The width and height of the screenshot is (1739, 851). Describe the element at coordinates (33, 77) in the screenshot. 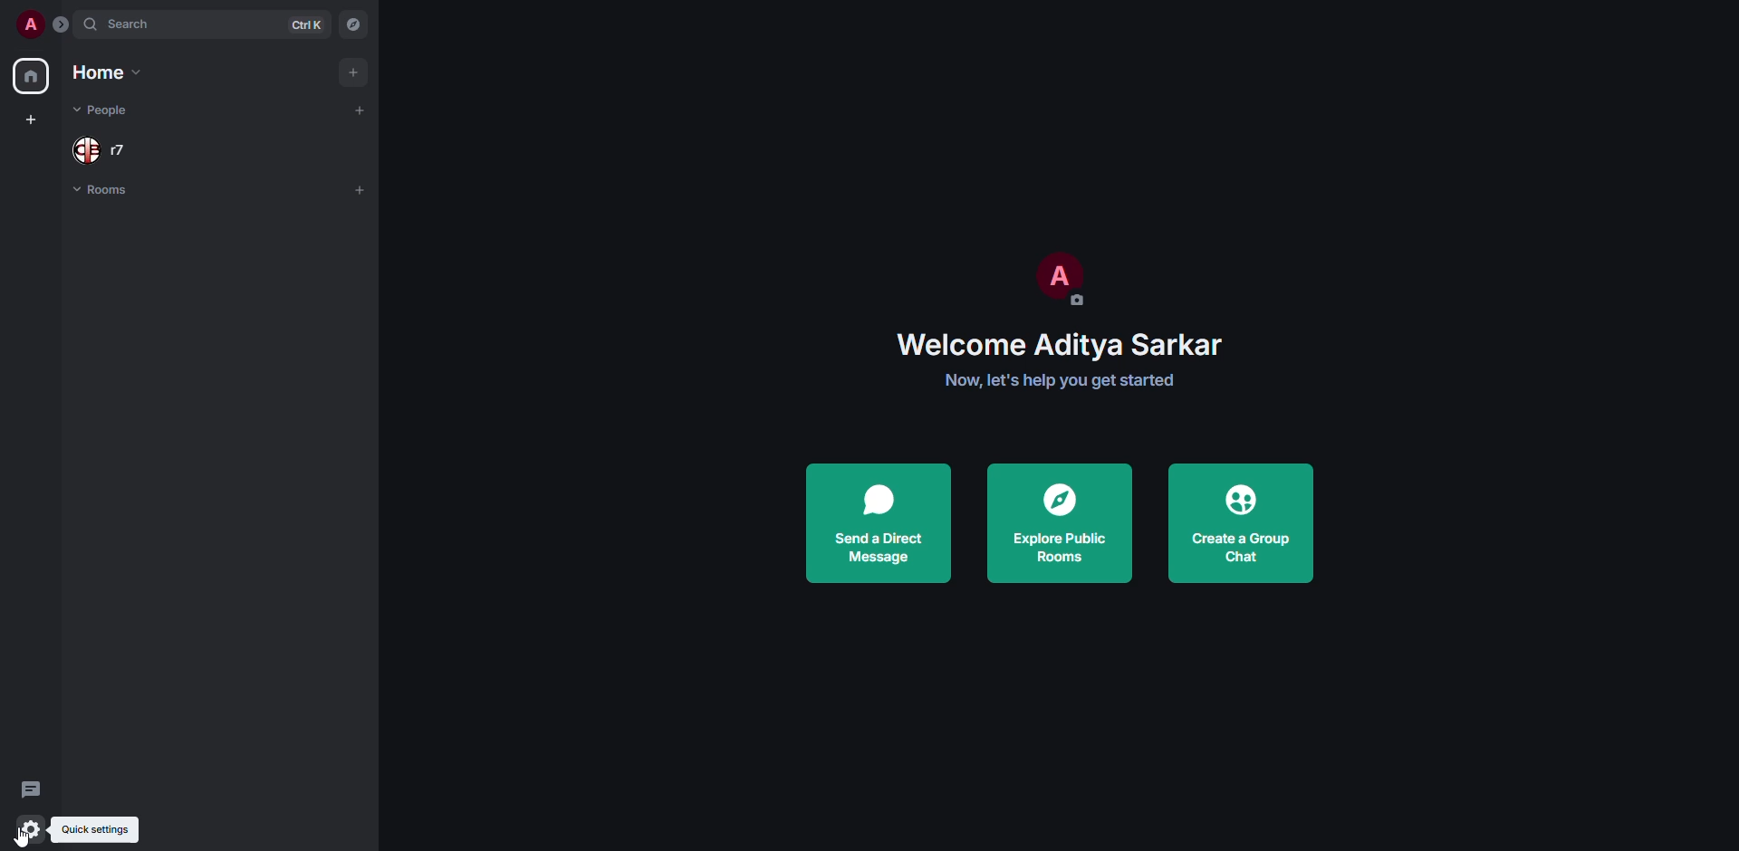

I see `home` at that location.